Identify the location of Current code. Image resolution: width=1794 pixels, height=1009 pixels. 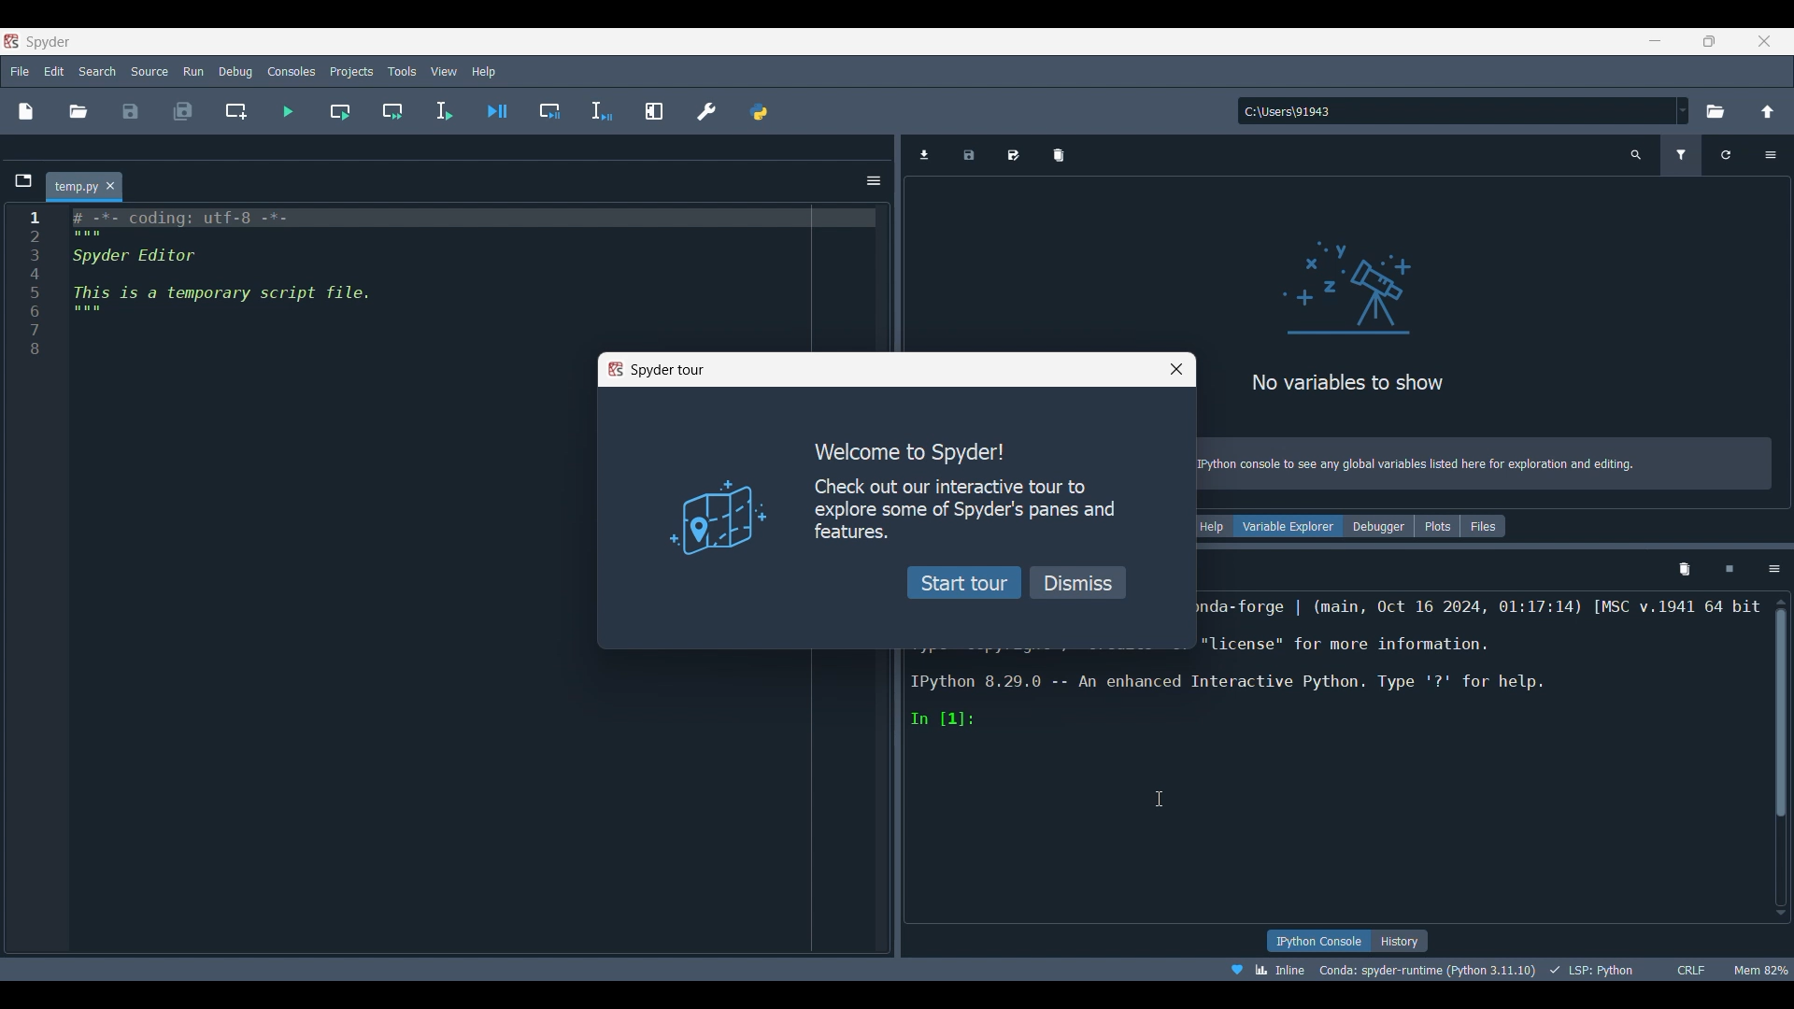
(458, 277).